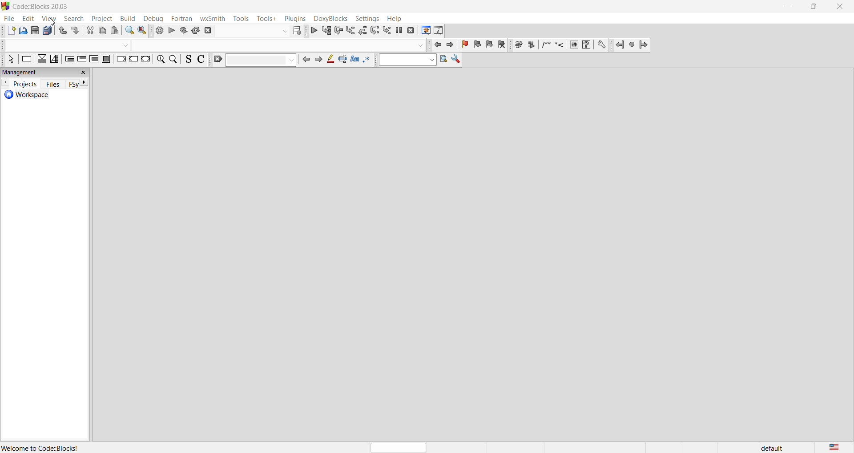  What do you see at coordinates (450, 44) in the screenshot?
I see `` at bounding box center [450, 44].